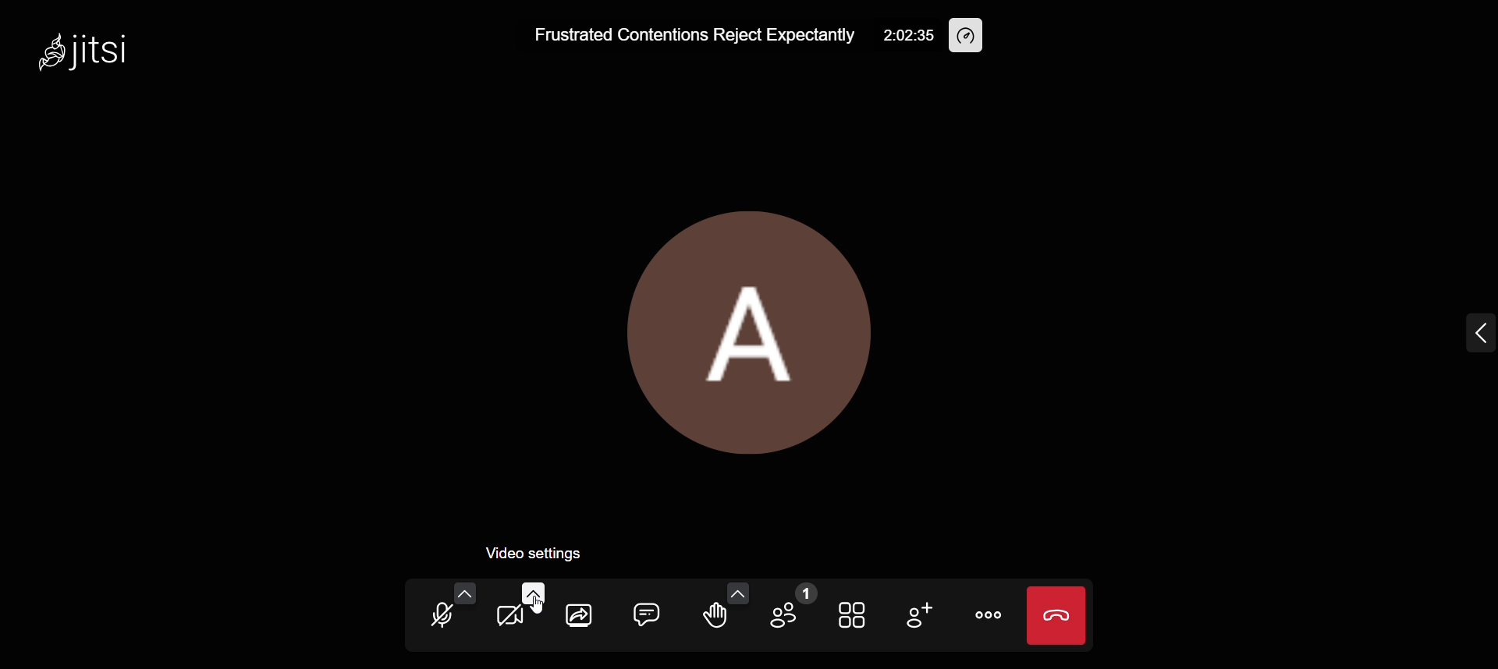  I want to click on Frustrated Contentions Reject Expectantly, so click(684, 35).